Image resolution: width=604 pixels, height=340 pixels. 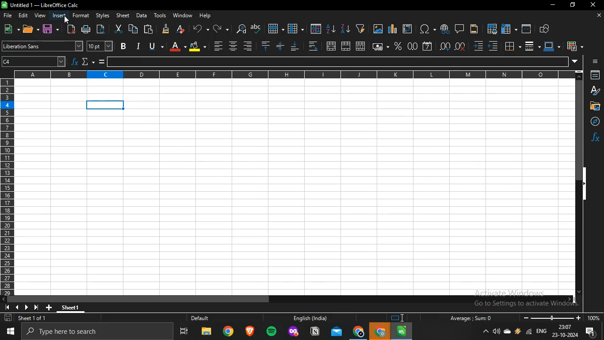 What do you see at coordinates (206, 333) in the screenshot?
I see `file explorer` at bounding box center [206, 333].